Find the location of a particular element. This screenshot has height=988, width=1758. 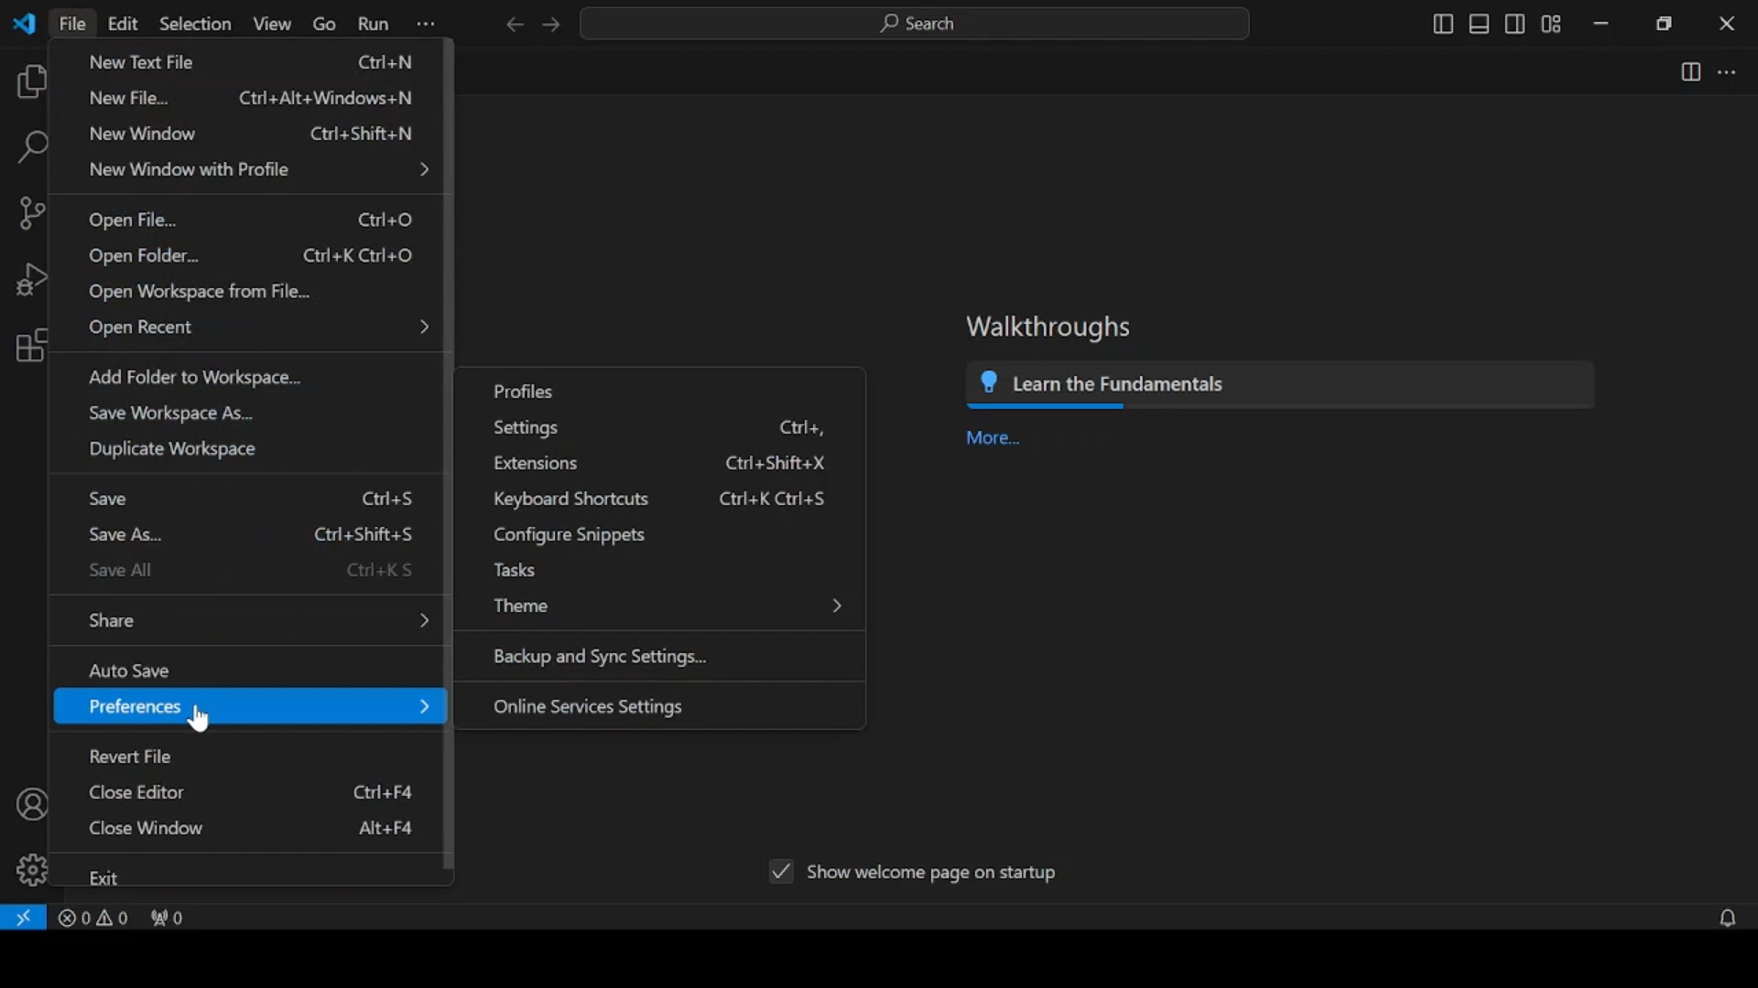

save as  is located at coordinates (125, 535).